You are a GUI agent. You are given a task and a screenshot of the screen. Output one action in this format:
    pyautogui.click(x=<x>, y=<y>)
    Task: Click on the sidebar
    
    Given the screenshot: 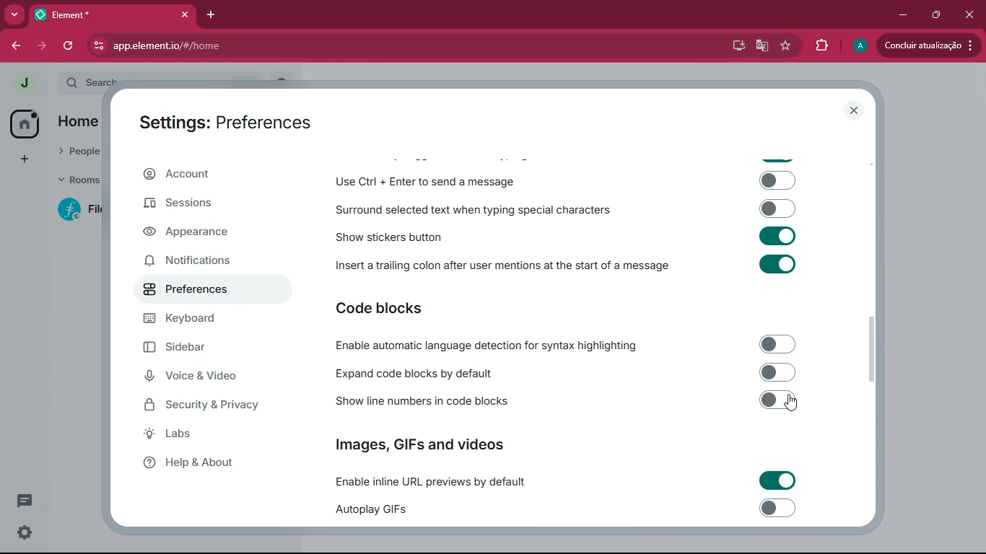 What is the action you would take?
    pyautogui.click(x=201, y=348)
    